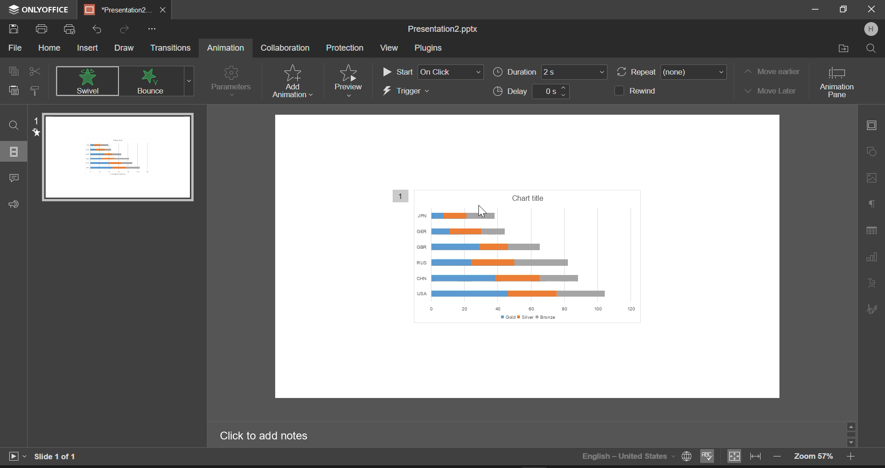 This screenshot has width=885, height=468. What do you see at coordinates (871, 284) in the screenshot?
I see `Text Art Settings` at bounding box center [871, 284].